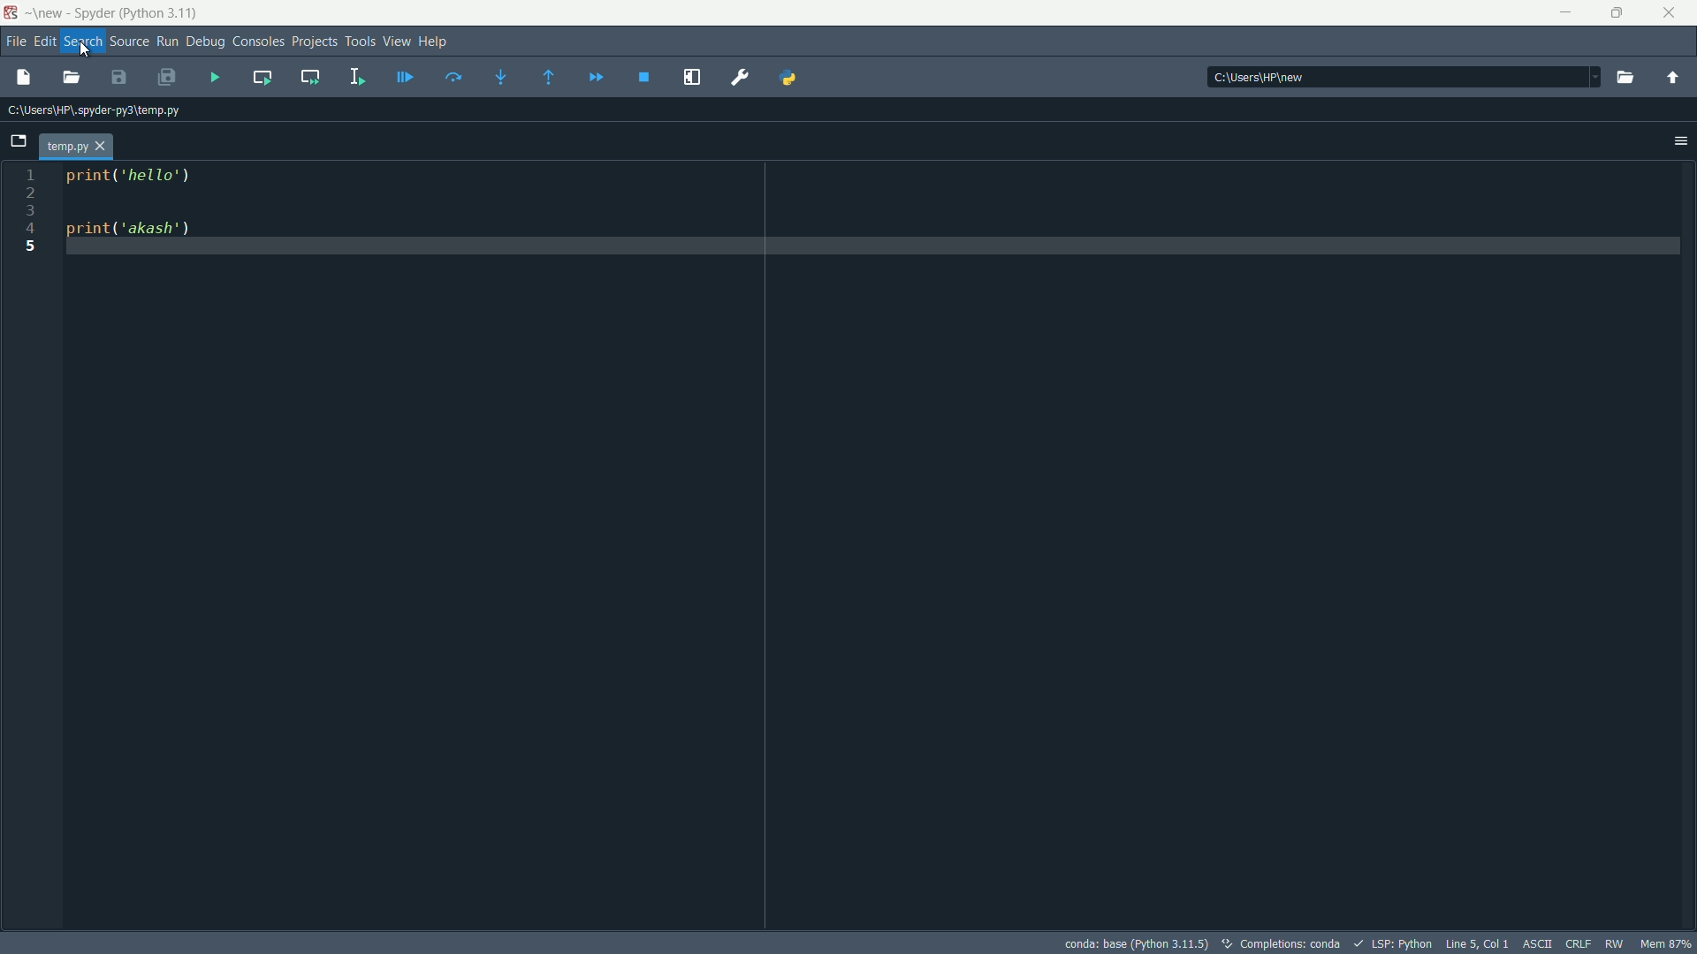 This screenshot has width=1697, height=954. Describe the element at coordinates (126, 42) in the screenshot. I see `source menu` at that location.